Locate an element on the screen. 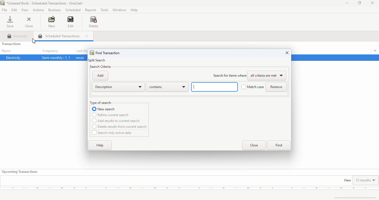  delete is located at coordinates (93, 22).